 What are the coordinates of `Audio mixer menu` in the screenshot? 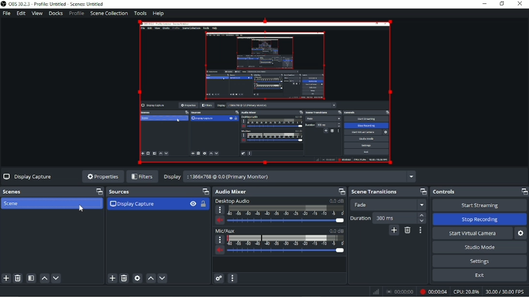 It's located at (233, 278).